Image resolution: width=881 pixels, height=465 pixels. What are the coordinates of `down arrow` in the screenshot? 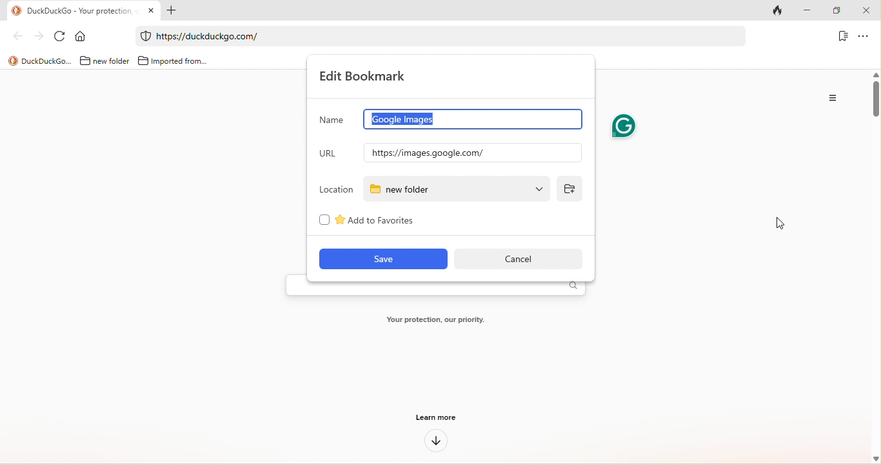 It's located at (435, 442).